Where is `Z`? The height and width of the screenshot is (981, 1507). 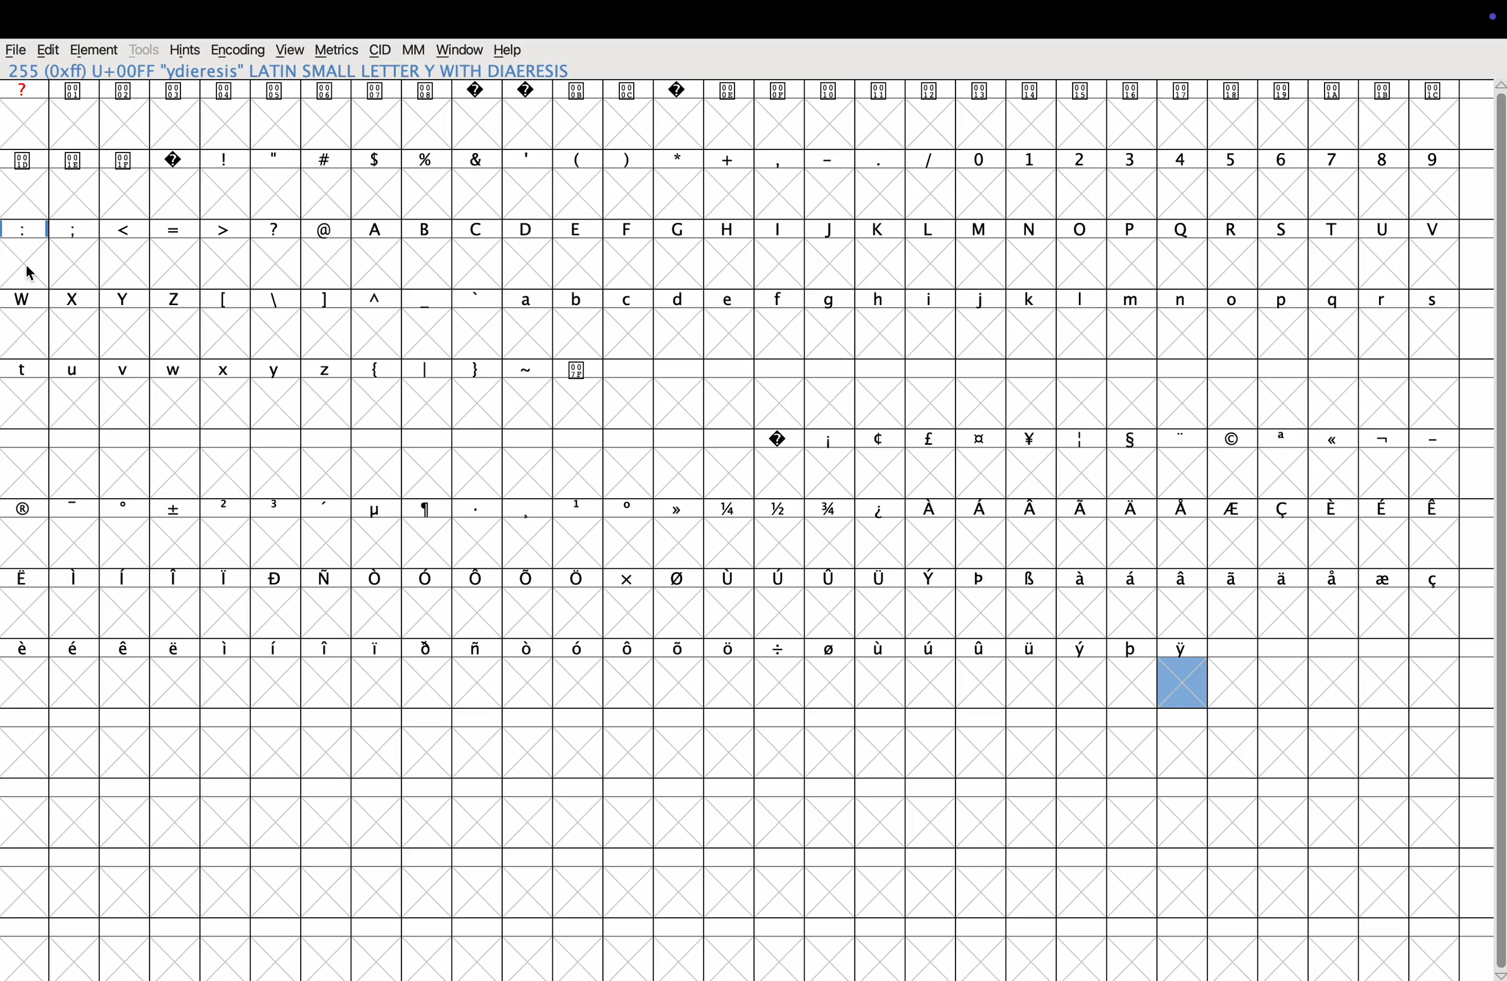
Z is located at coordinates (177, 321).